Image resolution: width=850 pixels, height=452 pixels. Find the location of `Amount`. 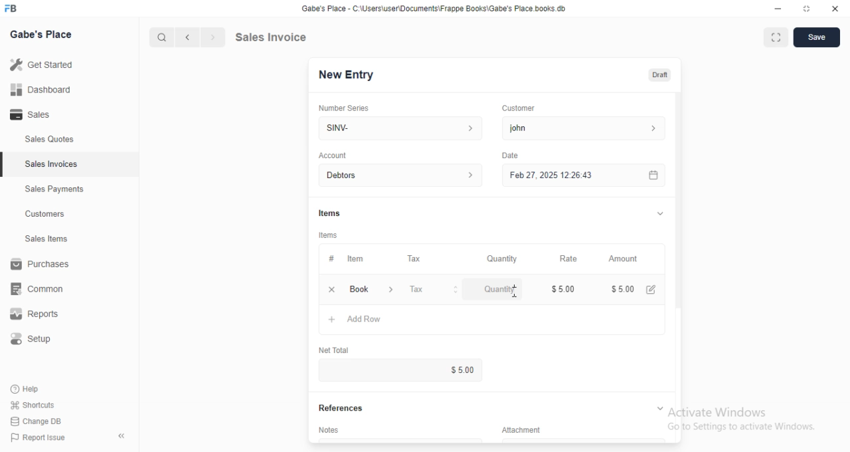

Amount is located at coordinates (626, 259).